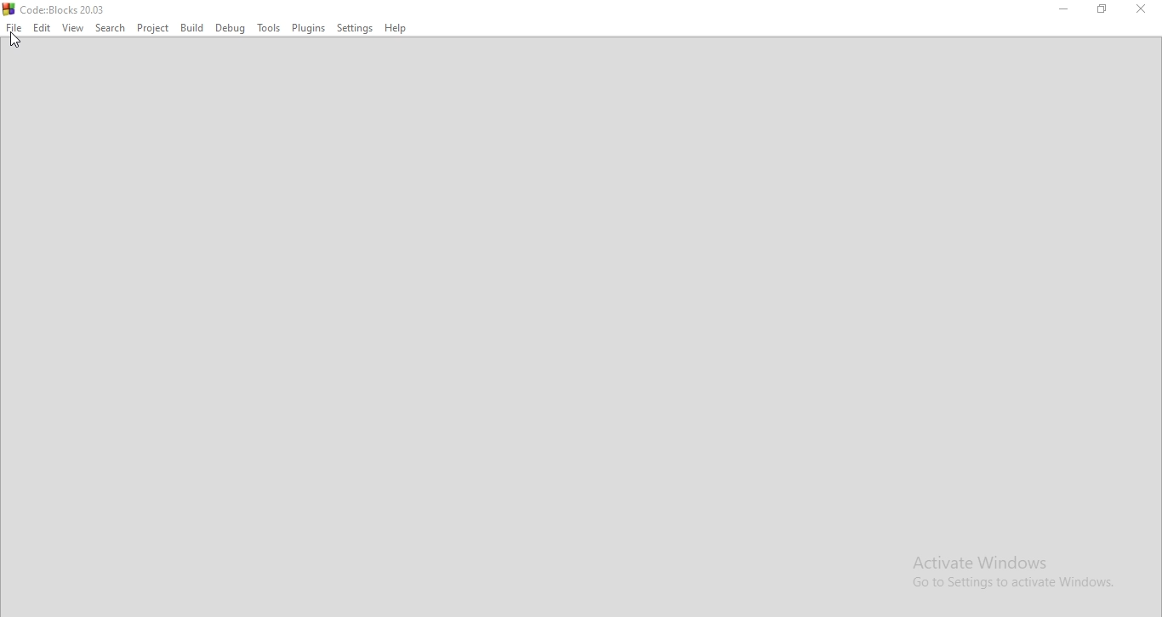 Image resolution: width=1162 pixels, height=617 pixels. I want to click on View , so click(72, 27).